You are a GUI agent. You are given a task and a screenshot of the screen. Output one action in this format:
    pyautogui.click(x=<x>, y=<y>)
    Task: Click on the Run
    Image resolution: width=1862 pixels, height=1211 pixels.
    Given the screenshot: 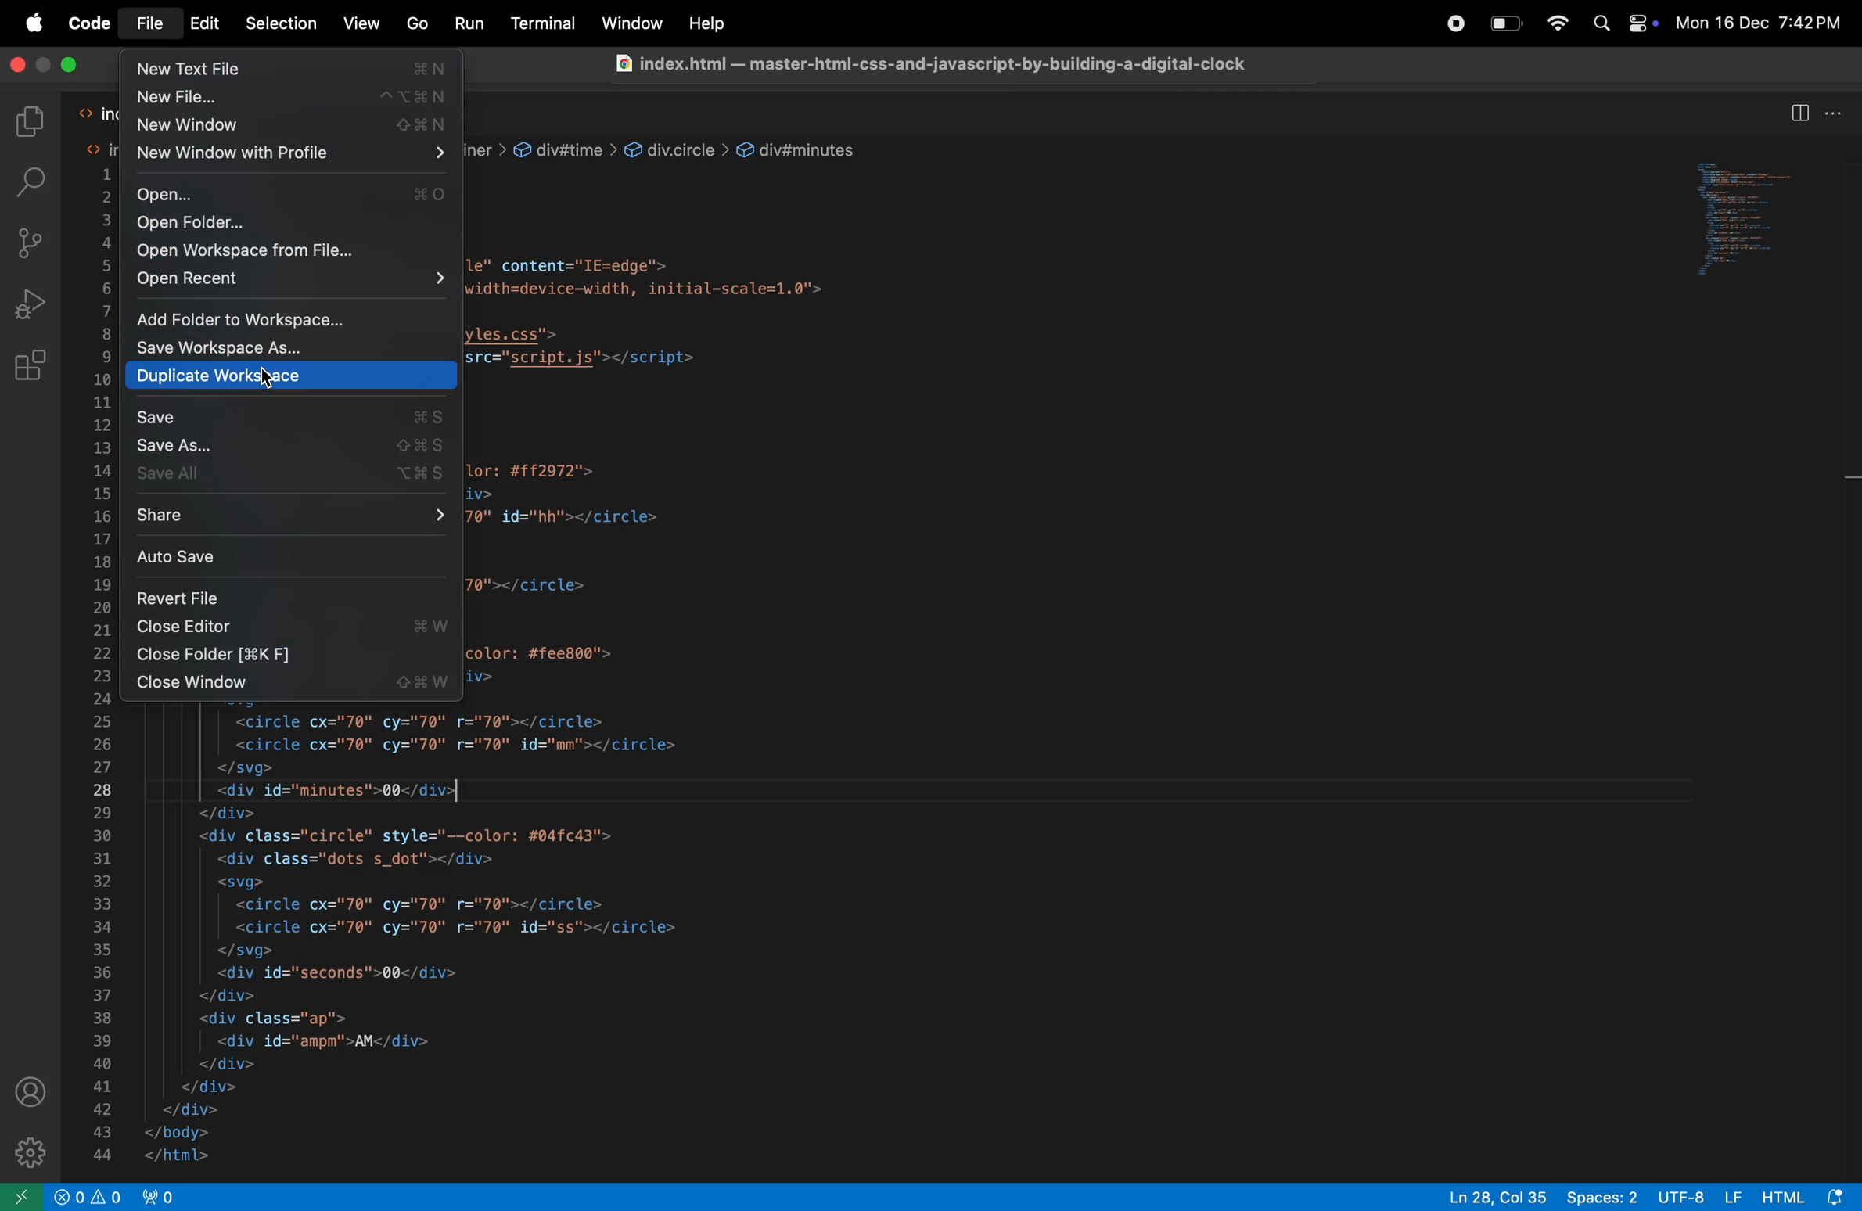 What is the action you would take?
    pyautogui.click(x=472, y=22)
    